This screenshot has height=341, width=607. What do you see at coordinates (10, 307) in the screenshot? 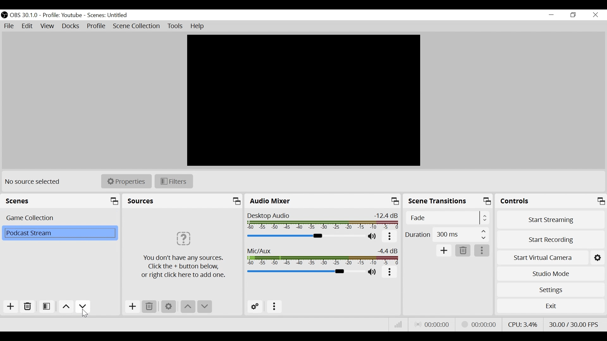
I see `Add` at bounding box center [10, 307].